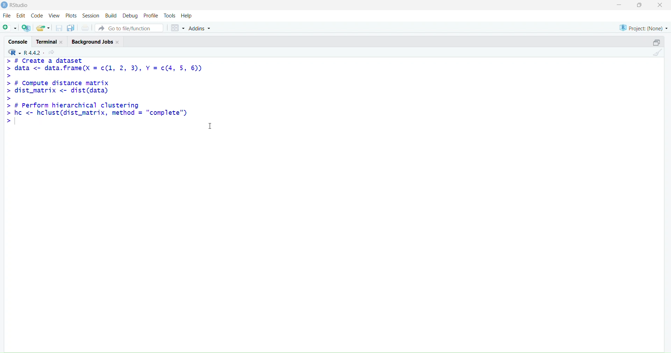  I want to click on Maximize/Restore, so click(642, 6).